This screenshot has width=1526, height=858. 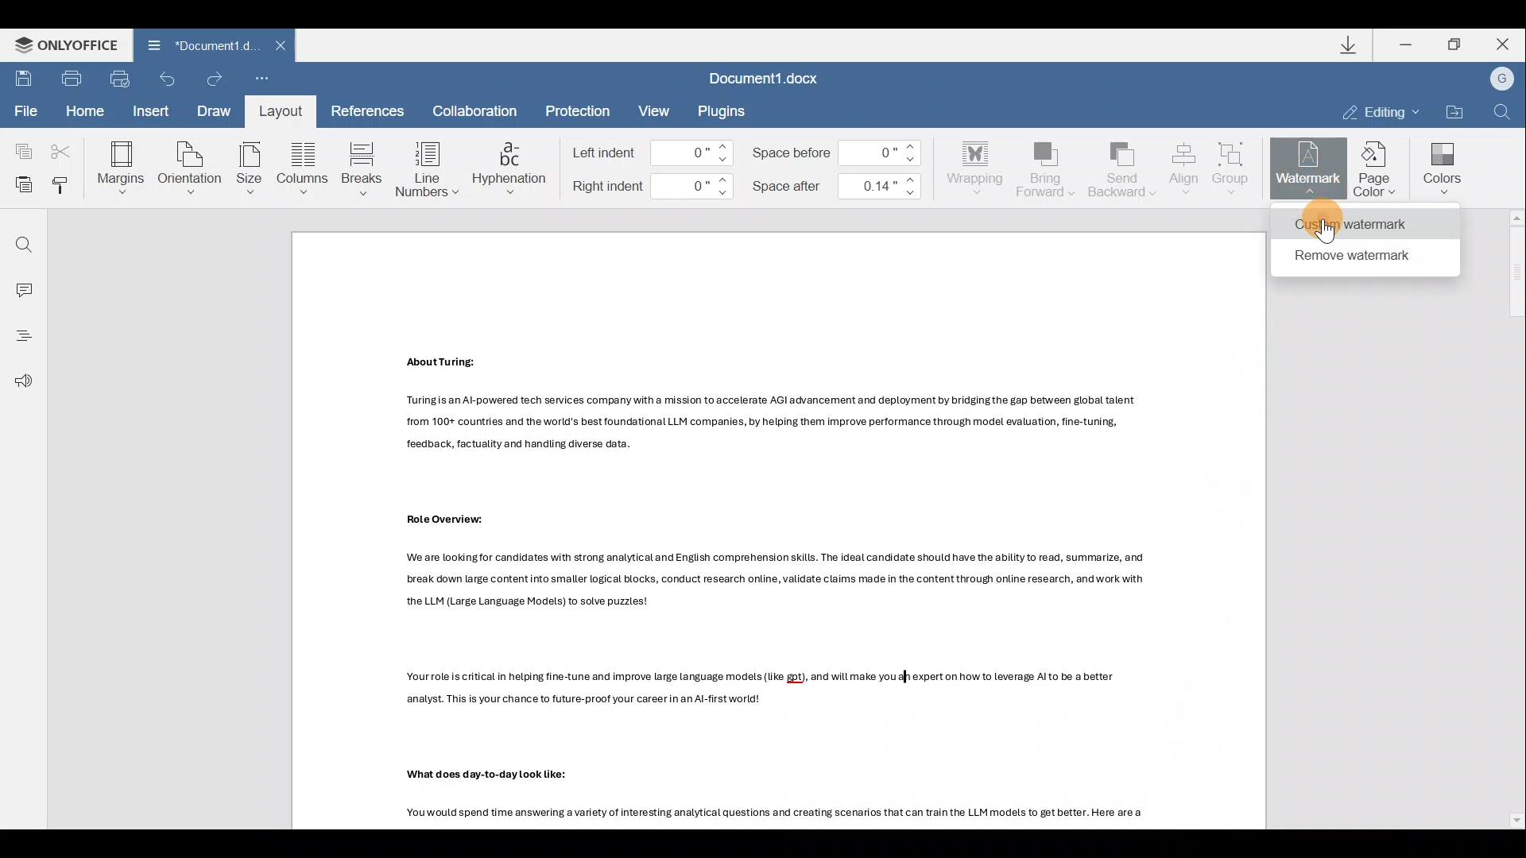 What do you see at coordinates (121, 78) in the screenshot?
I see `Quick print` at bounding box center [121, 78].